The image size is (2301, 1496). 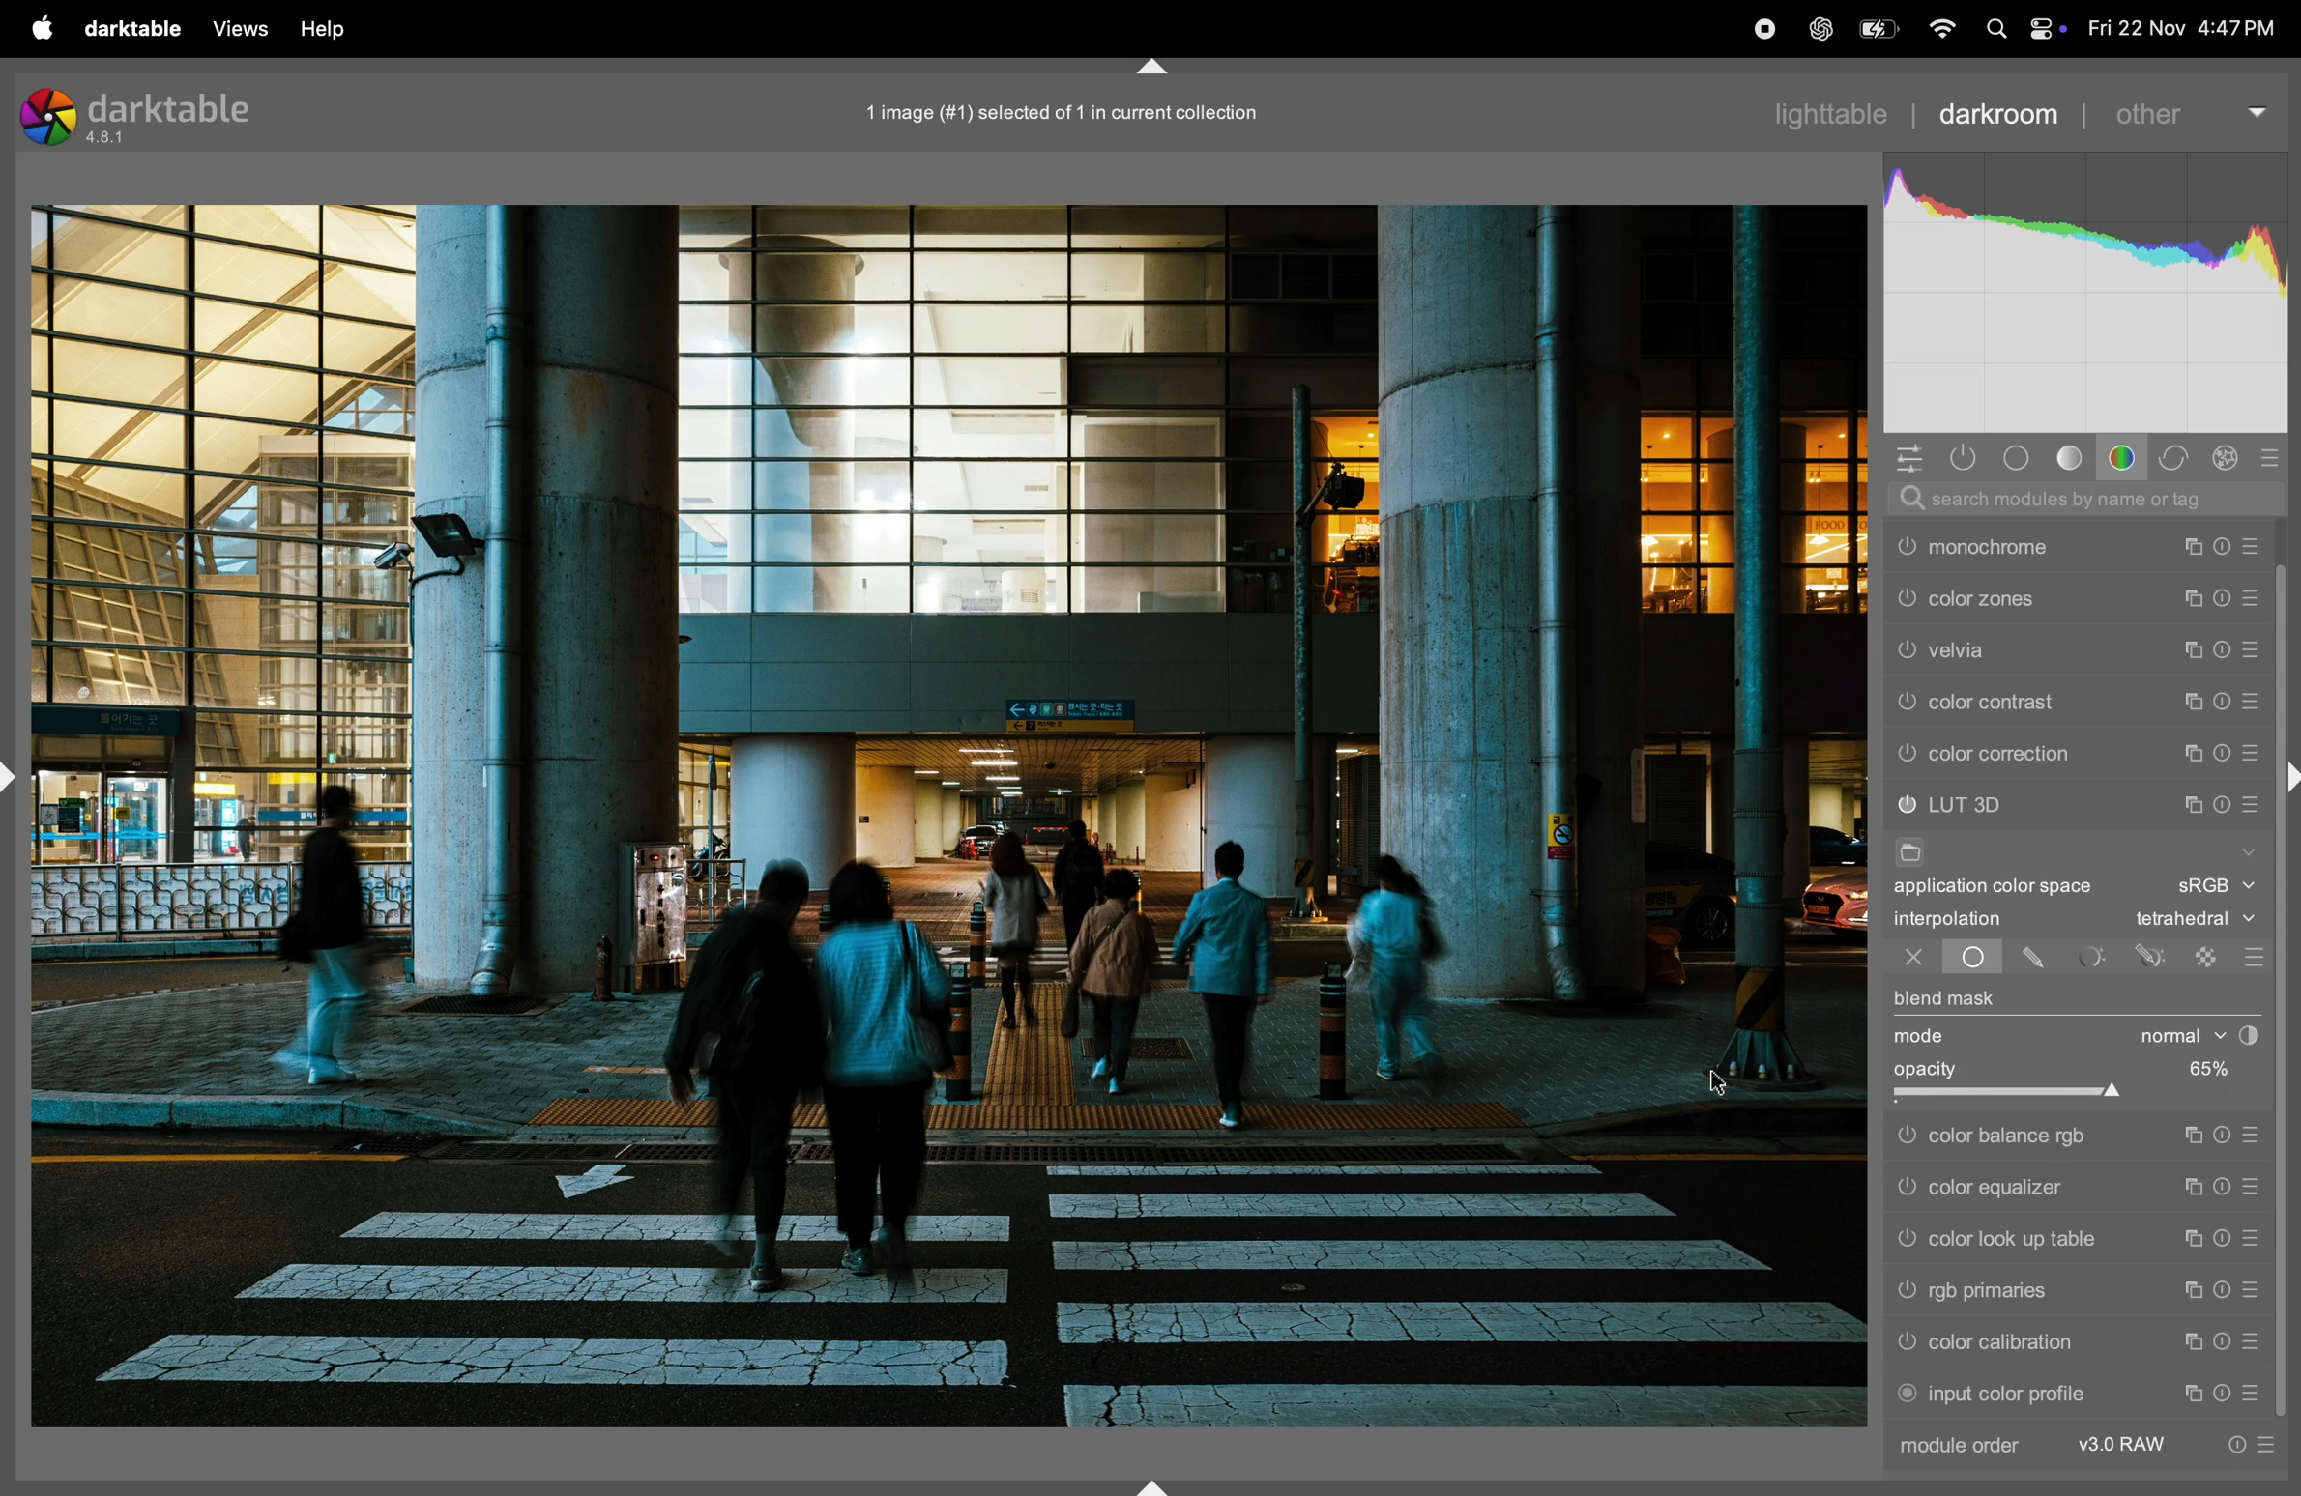 What do you see at coordinates (2027, 545) in the screenshot?
I see `out put color profiles` at bounding box center [2027, 545].